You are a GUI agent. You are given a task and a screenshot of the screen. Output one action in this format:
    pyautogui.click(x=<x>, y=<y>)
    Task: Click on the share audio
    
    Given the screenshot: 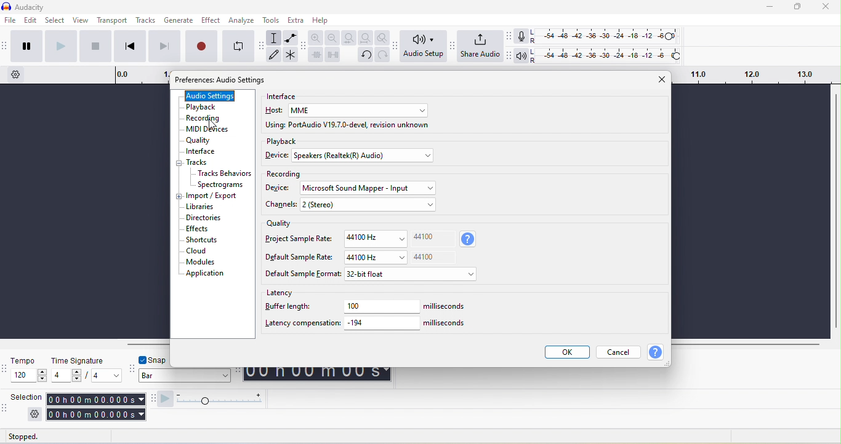 What is the action you would take?
    pyautogui.click(x=480, y=47)
    